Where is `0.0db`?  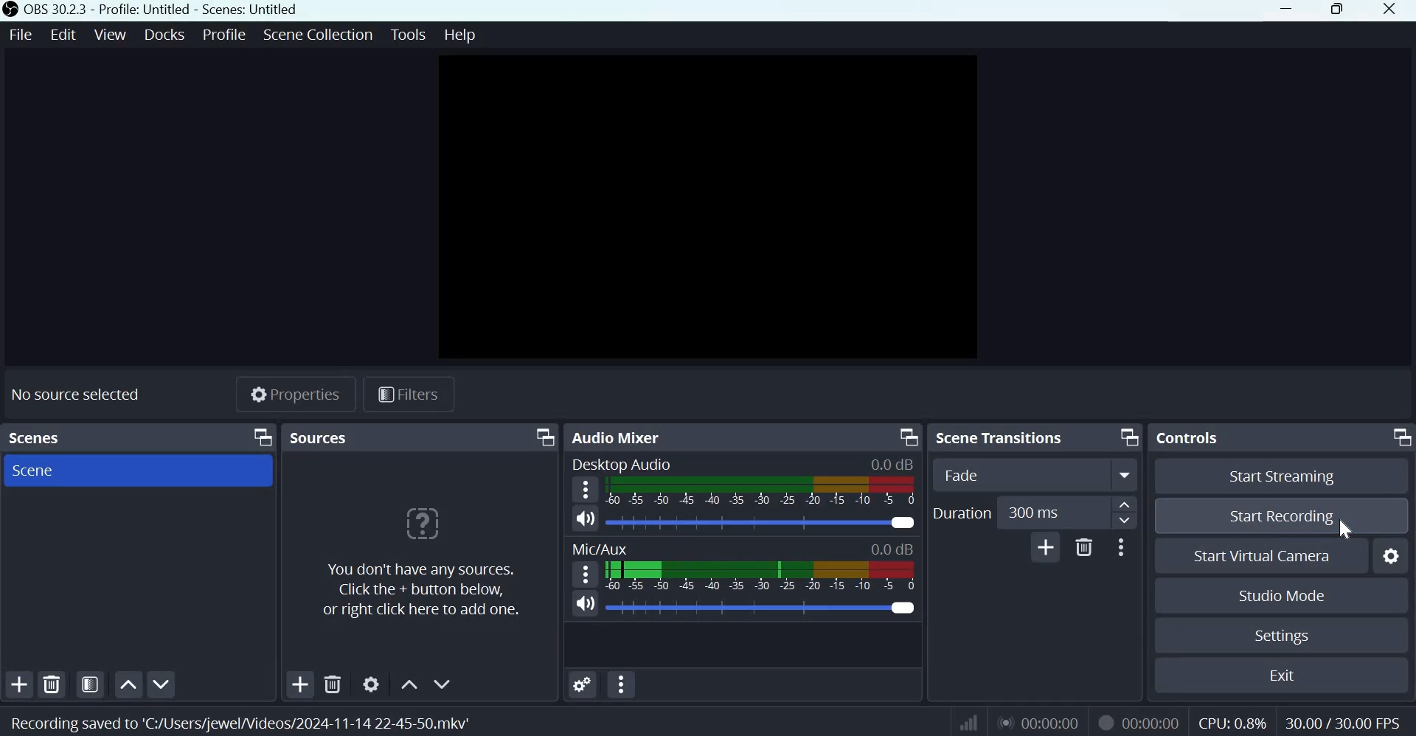 0.0db is located at coordinates (889, 549).